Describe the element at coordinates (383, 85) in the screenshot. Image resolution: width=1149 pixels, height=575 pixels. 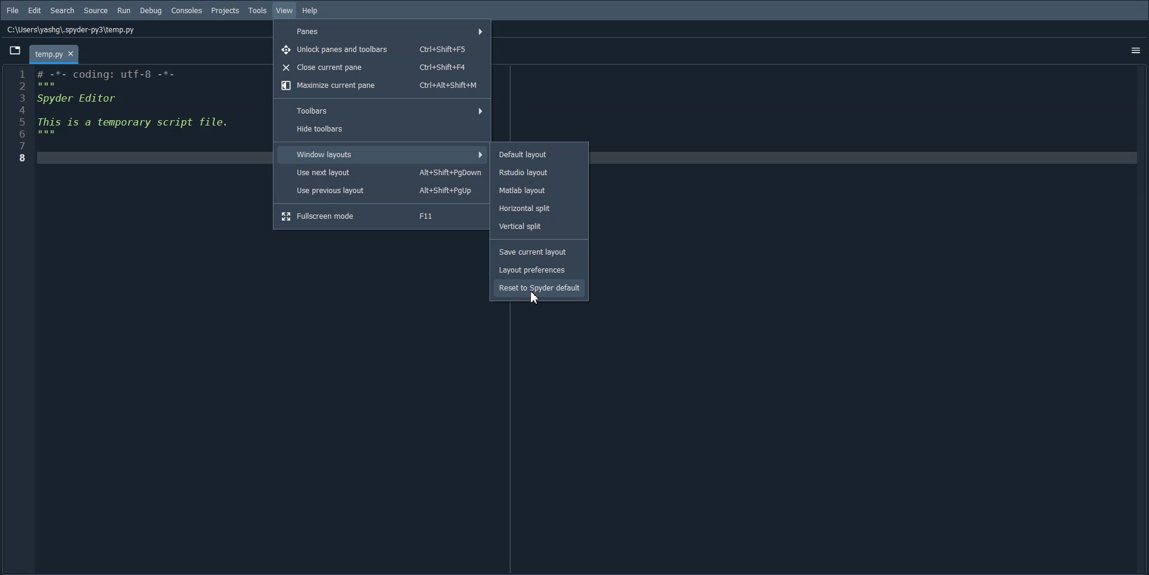
I see `Maximize current pane` at that location.